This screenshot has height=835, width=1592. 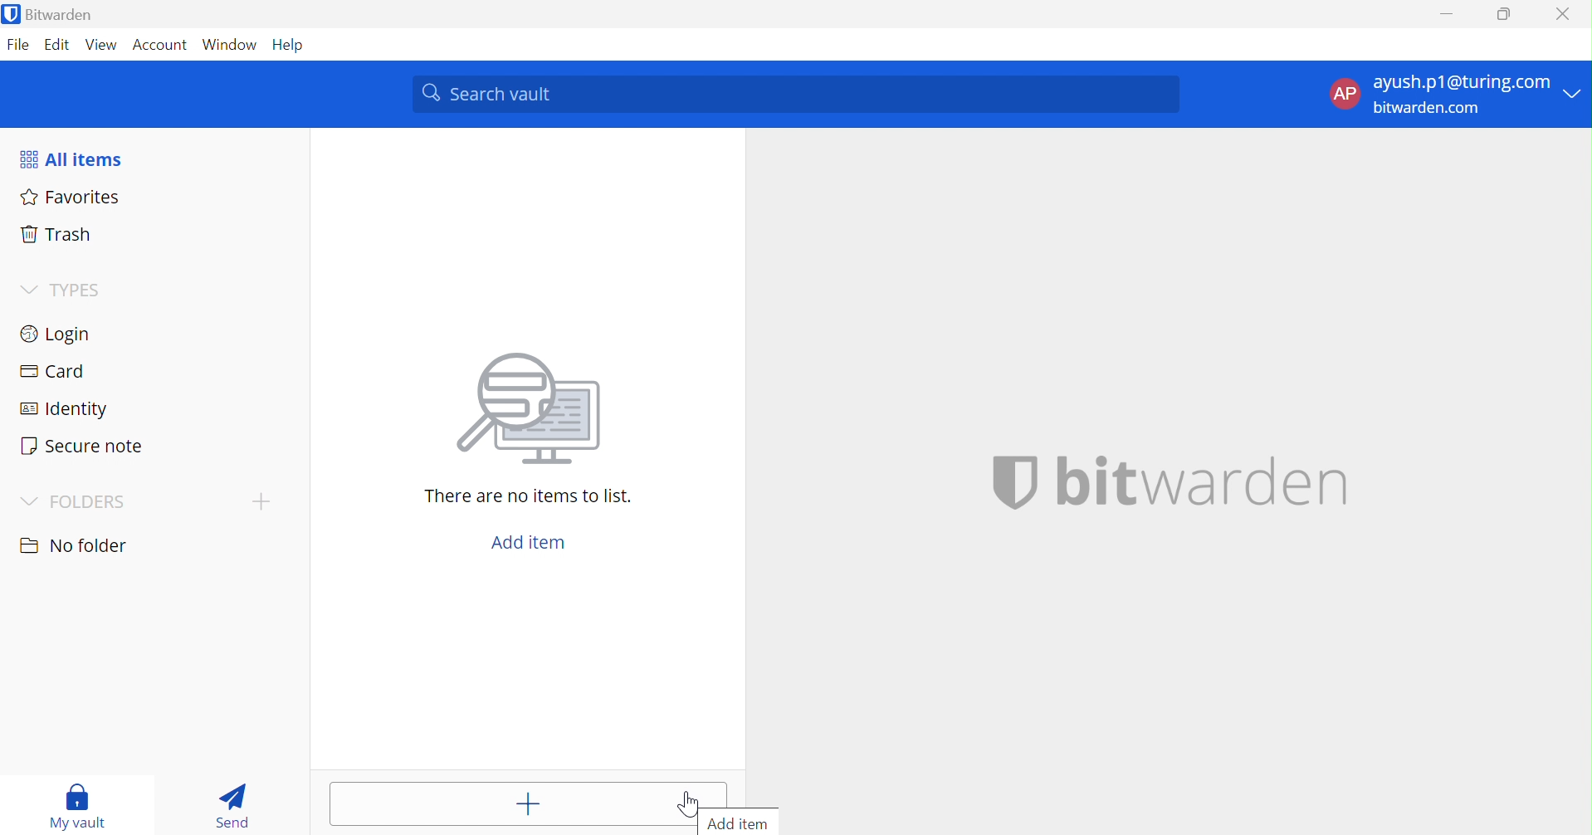 What do you see at coordinates (522, 413) in the screenshot?
I see `image` at bounding box center [522, 413].